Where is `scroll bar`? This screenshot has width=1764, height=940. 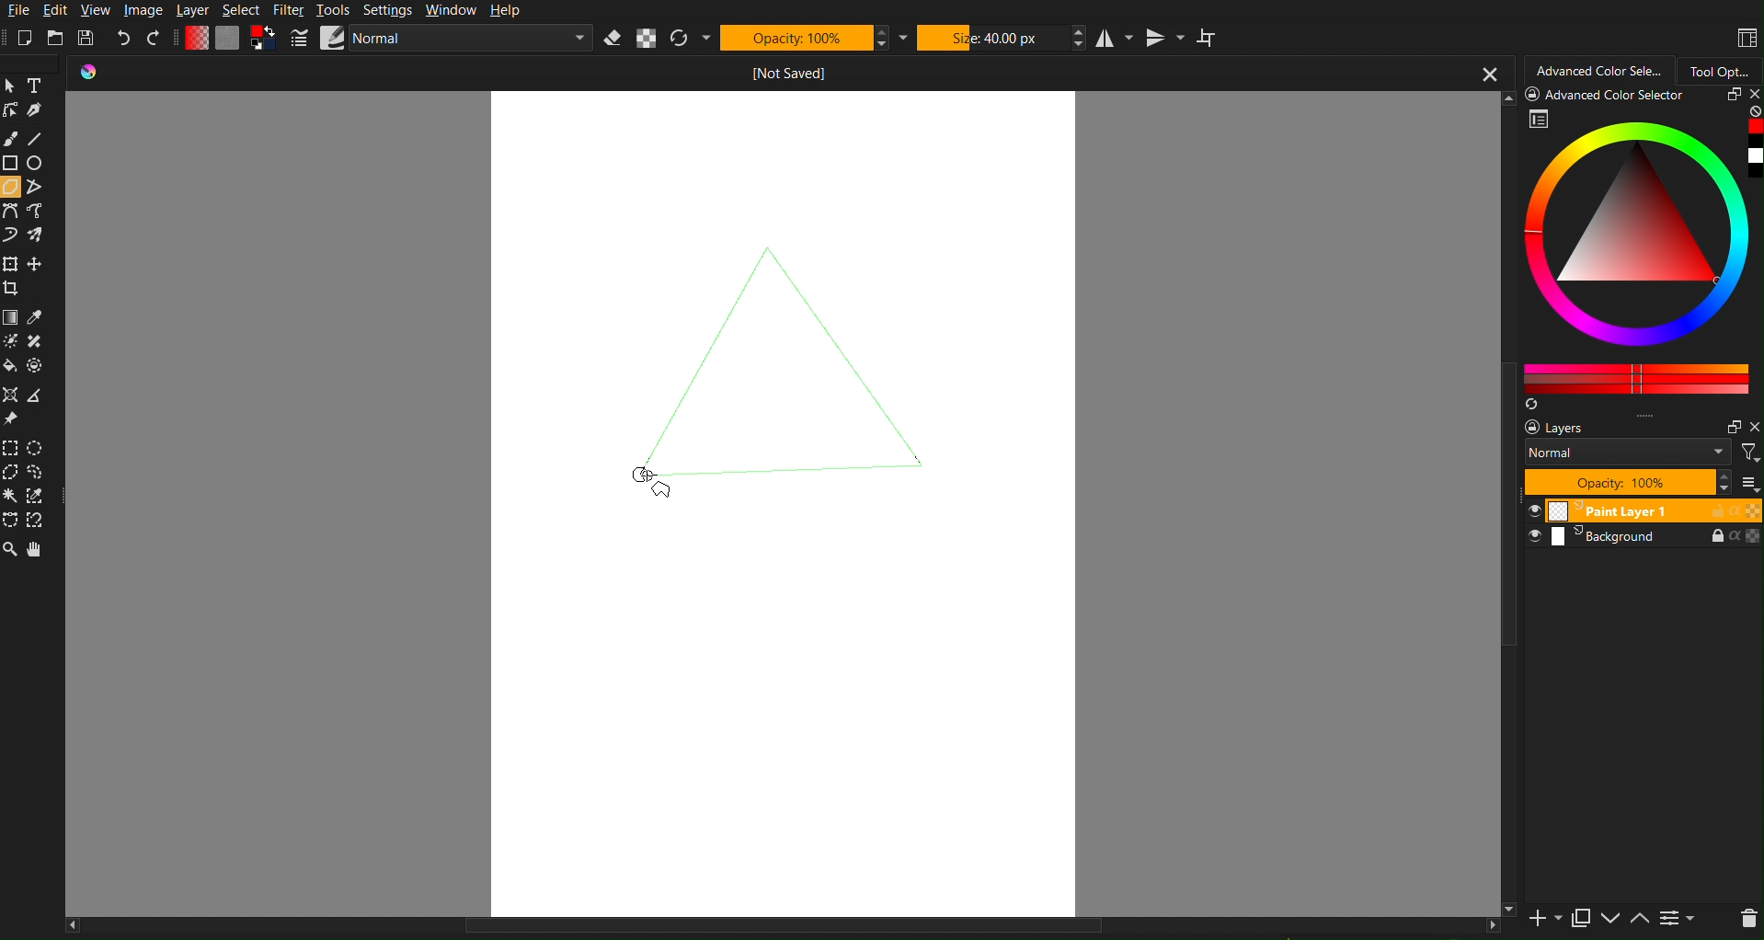
scroll bar is located at coordinates (782, 929).